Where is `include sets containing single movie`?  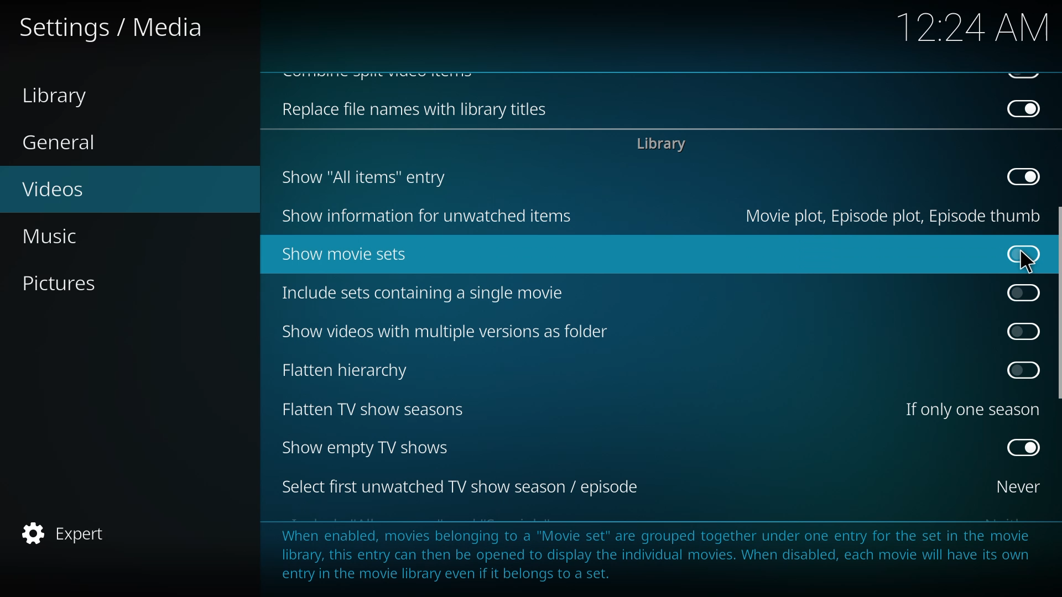
include sets containing single movie is located at coordinates (416, 294).